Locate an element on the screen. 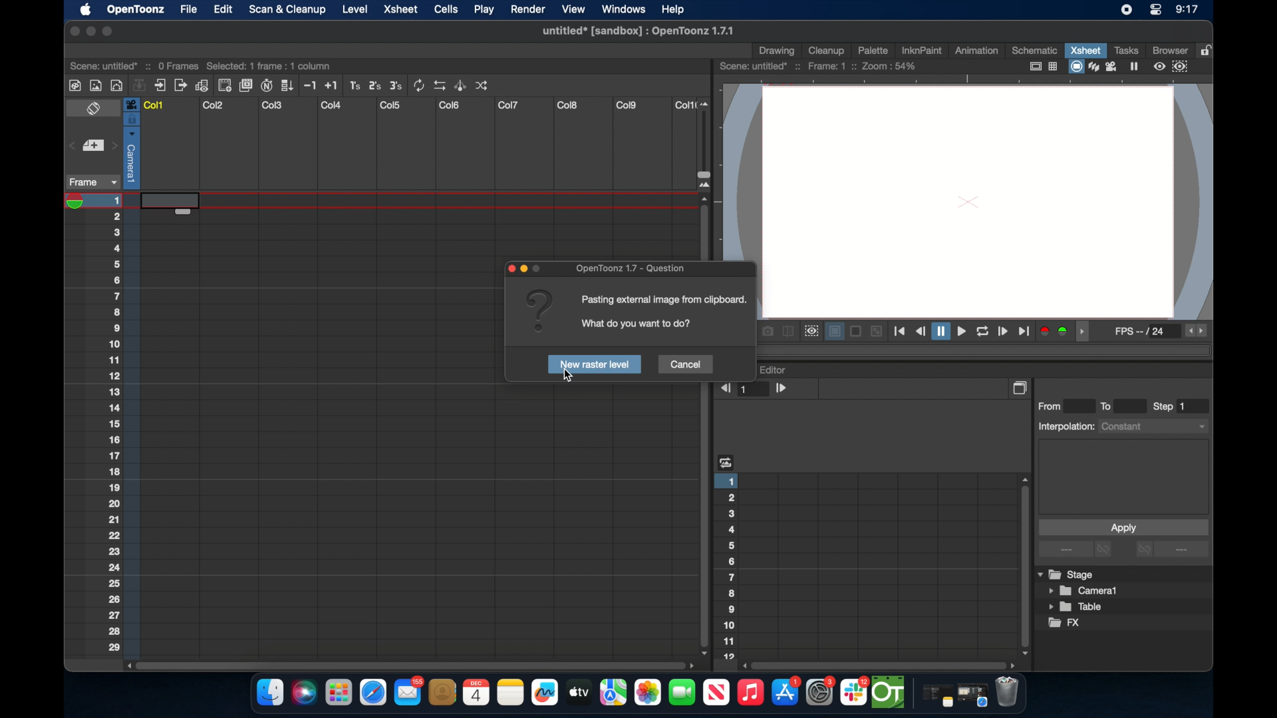 Image resolution: width=1277 pixels, height=718 pixels. column selected is located at coordinates (131, 143).